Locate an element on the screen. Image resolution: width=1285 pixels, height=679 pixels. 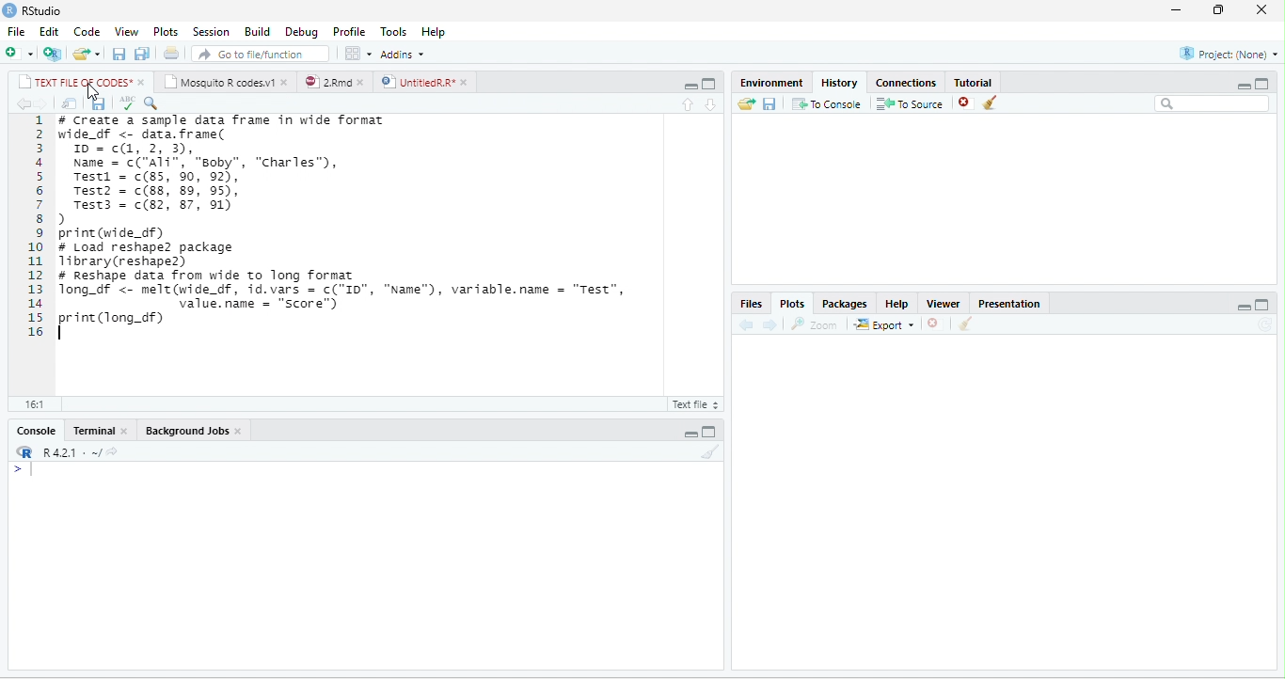
close is located at coordinates (467, 83).